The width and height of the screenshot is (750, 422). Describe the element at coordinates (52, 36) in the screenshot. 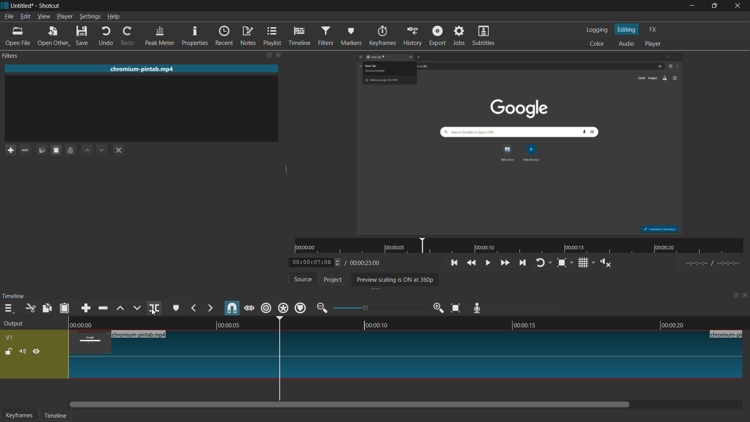

I see `open other` at that location.